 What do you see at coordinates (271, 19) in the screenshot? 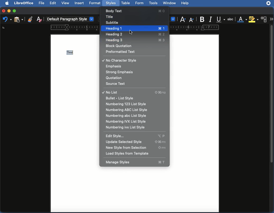
I see `More` at bounding box center [271, 19].